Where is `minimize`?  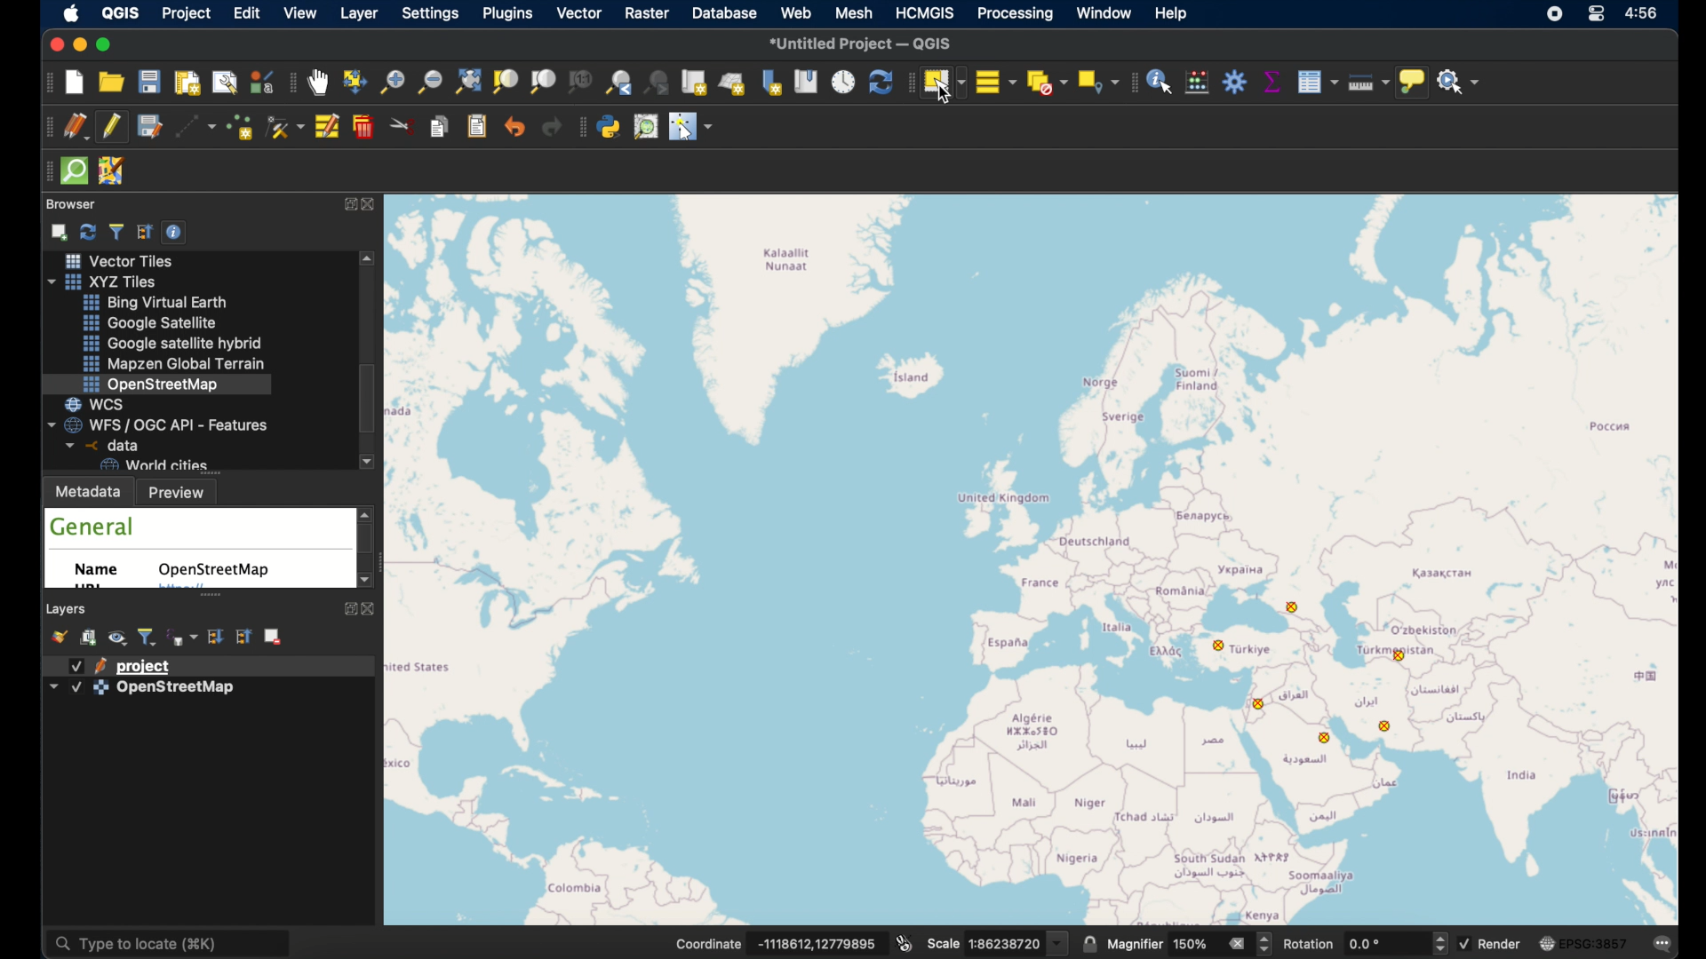 minimize is located at coordinates (78, 45).